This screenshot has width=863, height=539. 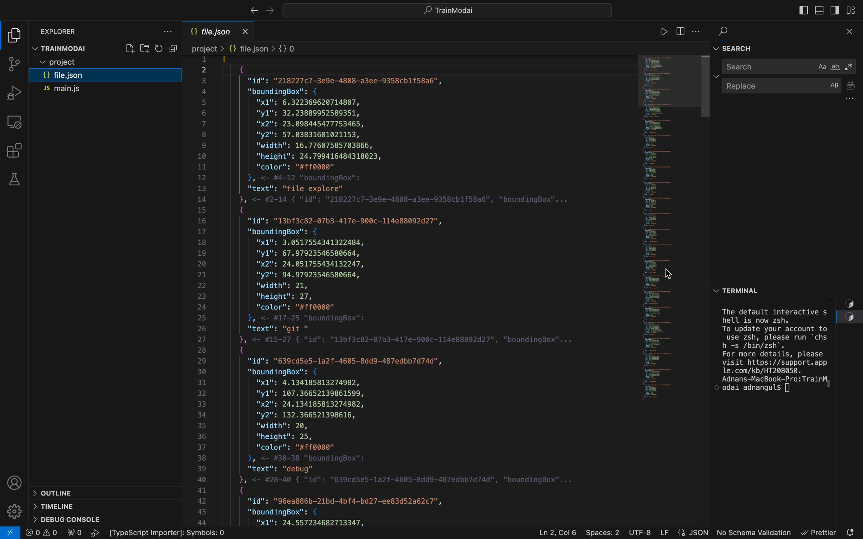 What do you see at coordinates (145, 47) in the screenshot?
I see `create folder` at bounding box center [145, 47].